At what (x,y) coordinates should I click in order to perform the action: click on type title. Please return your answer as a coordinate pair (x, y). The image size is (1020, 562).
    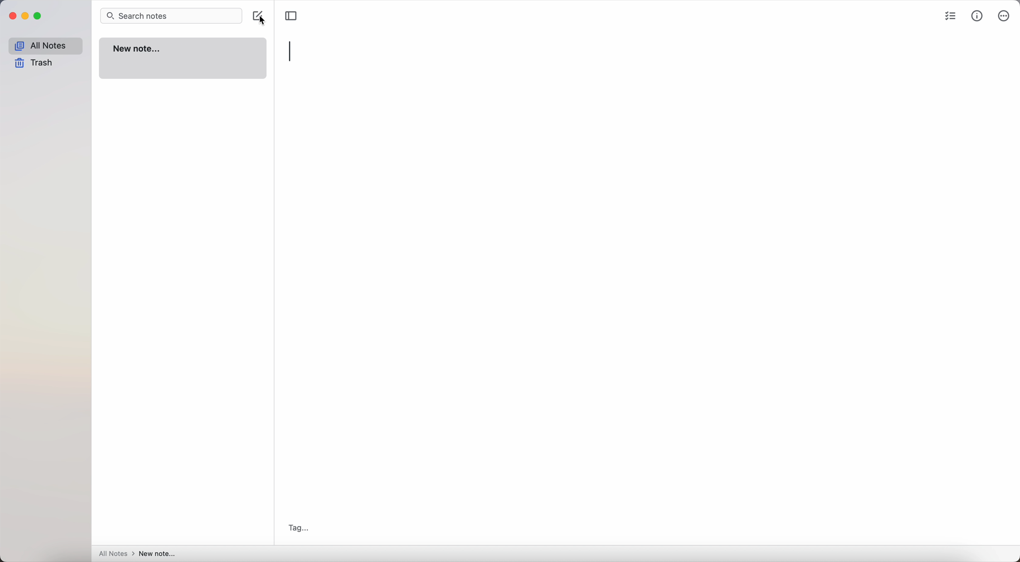
    Looking at the image, I should click on (293, 52).